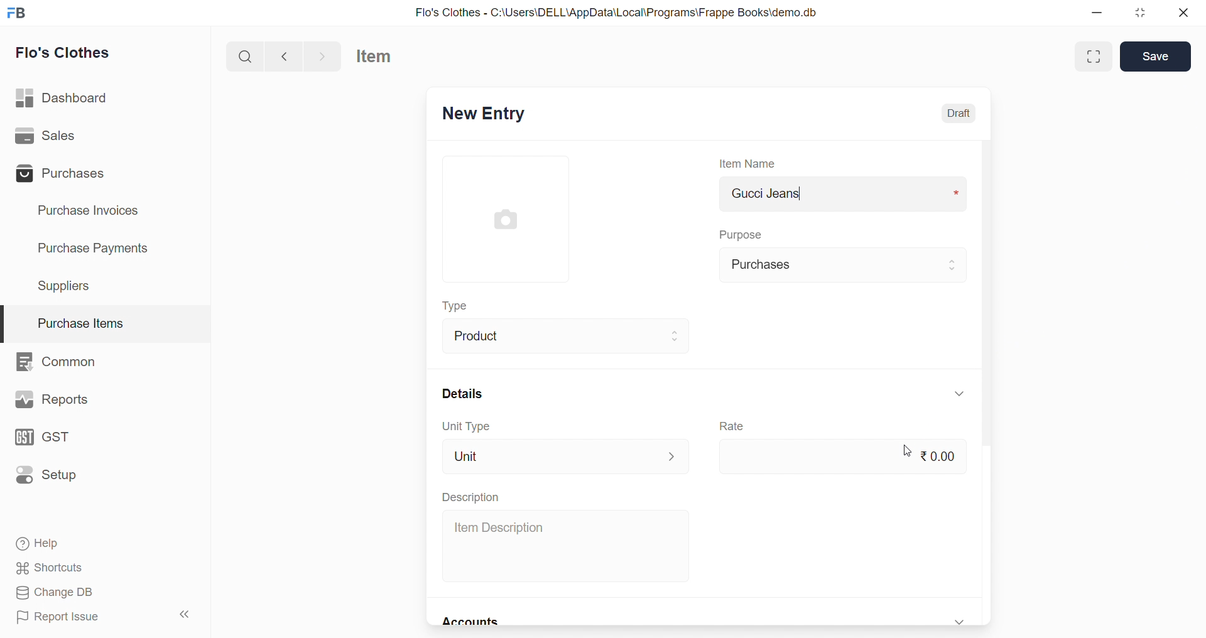 Image resolution: width=1206 pixels, height=638 pixels. What do you see at coordinates (617, 11) in the screenshot?
I see `Flo's Clothes - C:\Users\DELL\AppData\Local\Programs\Frappe Books\demo.db` at bounding box center [617, 11].